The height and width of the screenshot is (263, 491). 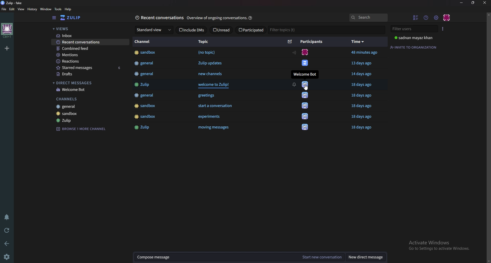 I want to click on settings, so click(x=9, y=256).